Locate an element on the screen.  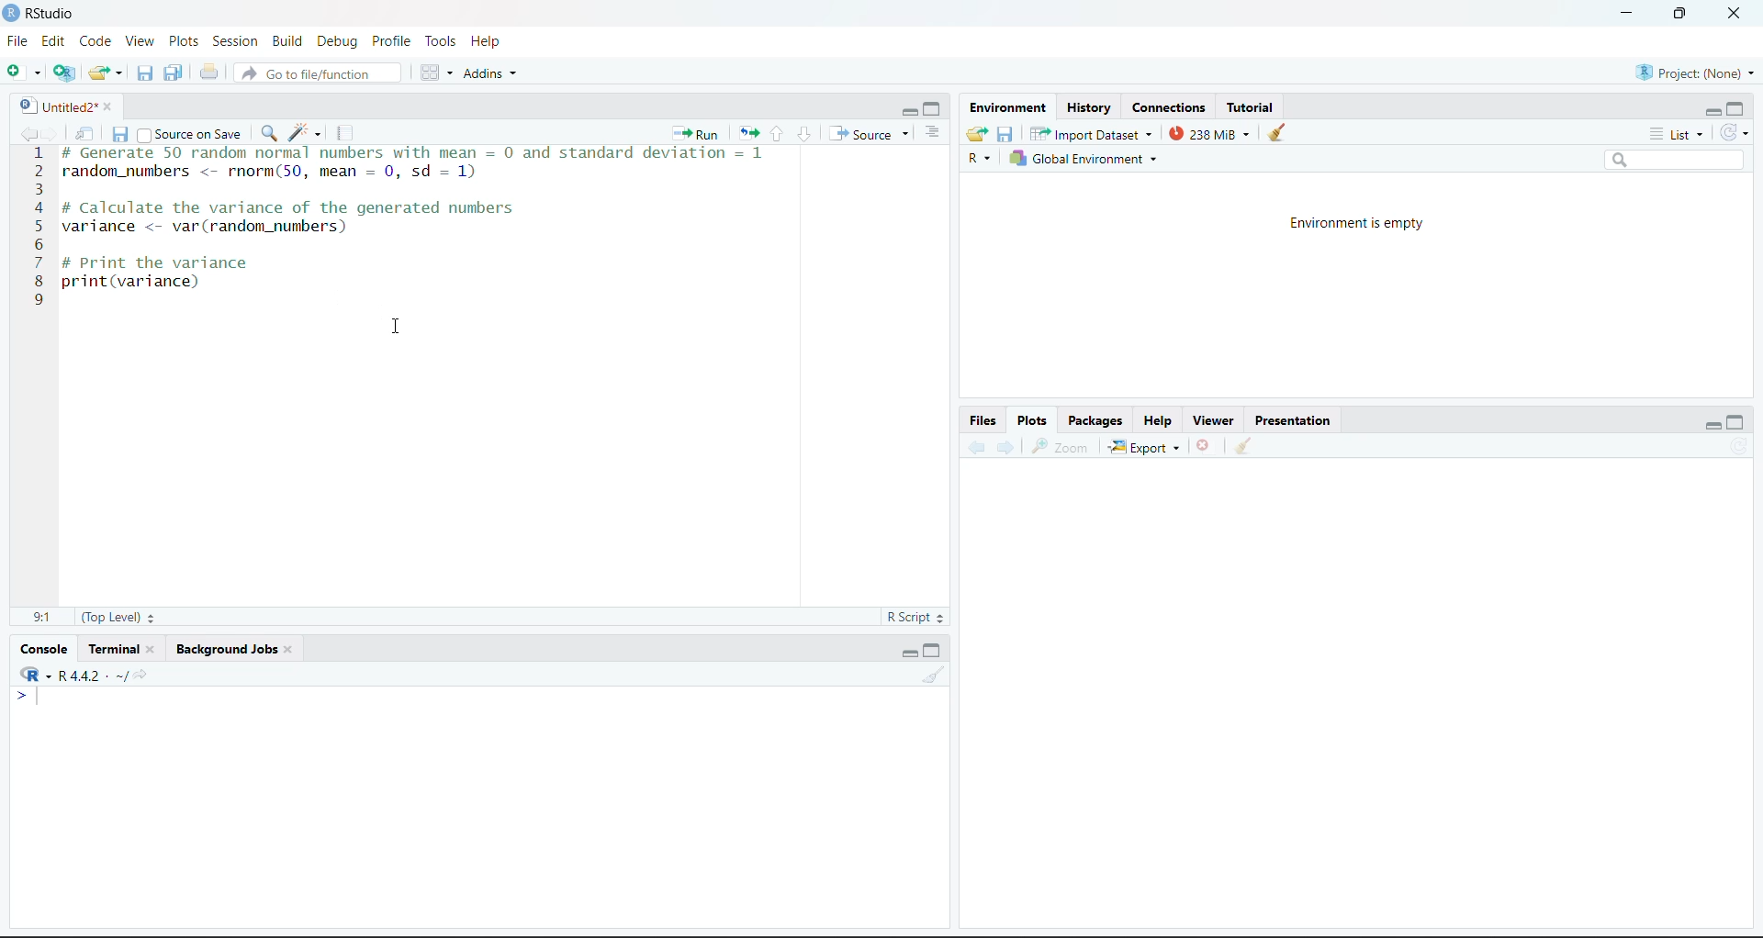
Global Environment is located at coordinates (1083, 158).